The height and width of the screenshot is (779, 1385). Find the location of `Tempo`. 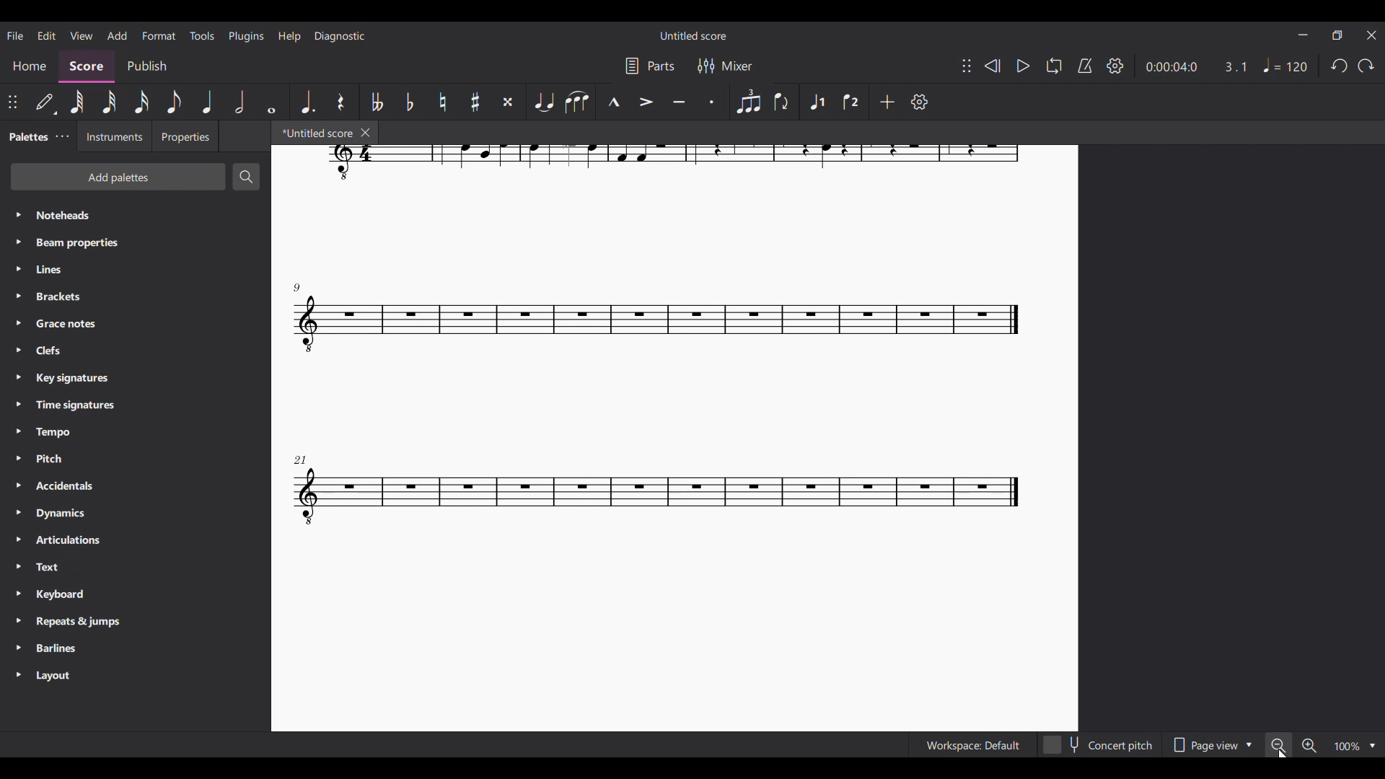

Tempo is located at coordinates (1287, 65).